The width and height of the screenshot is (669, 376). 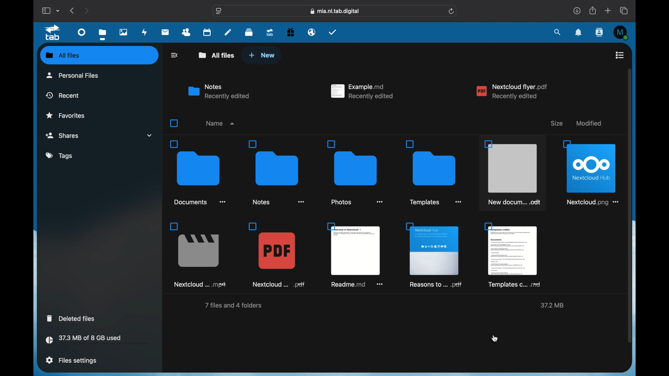 What do you see at coordinates (579, 33) in the screenshot?
I see `notifications` at bounding box center [579, 33].